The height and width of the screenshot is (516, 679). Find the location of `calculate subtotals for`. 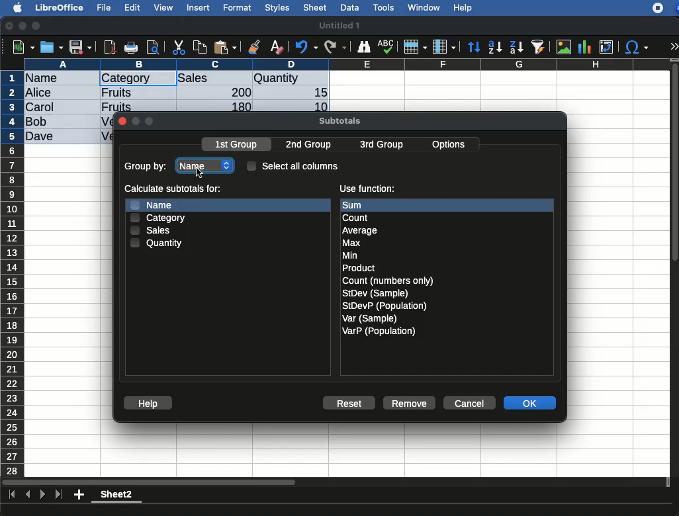

calculate subtotals for is located at coordinates (173, 189).